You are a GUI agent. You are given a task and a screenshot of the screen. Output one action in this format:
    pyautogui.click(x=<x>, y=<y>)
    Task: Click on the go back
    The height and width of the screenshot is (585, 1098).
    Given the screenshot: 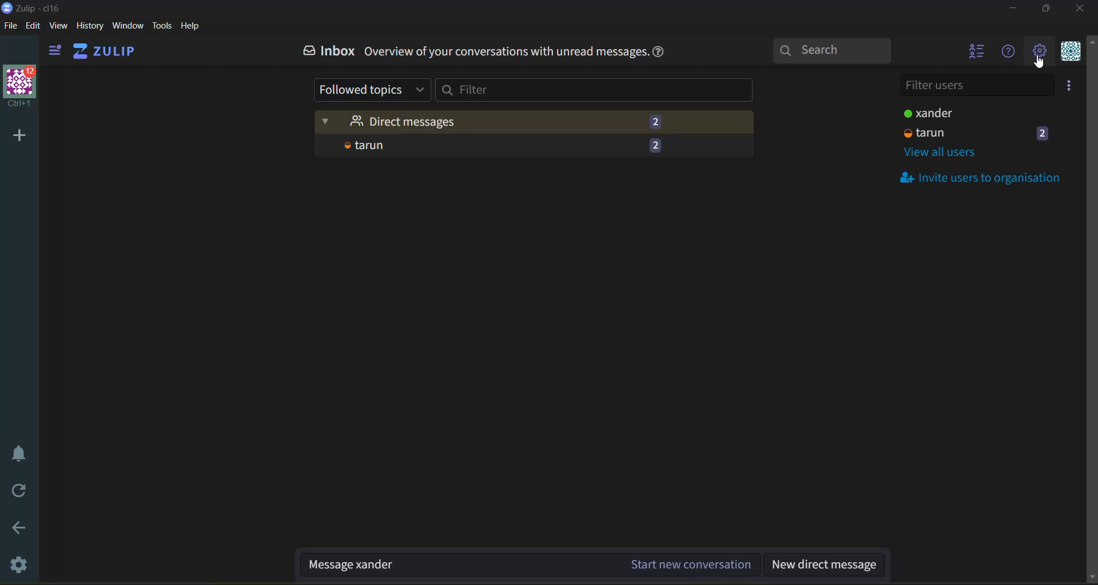 What is the action you would take?
    pyautogui.click(x=20, y=532)
    